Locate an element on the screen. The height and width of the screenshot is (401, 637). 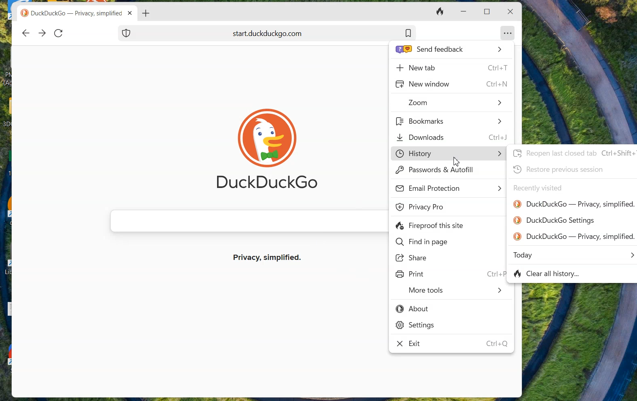
Privacy Pro is located at coordinates (422, 207).